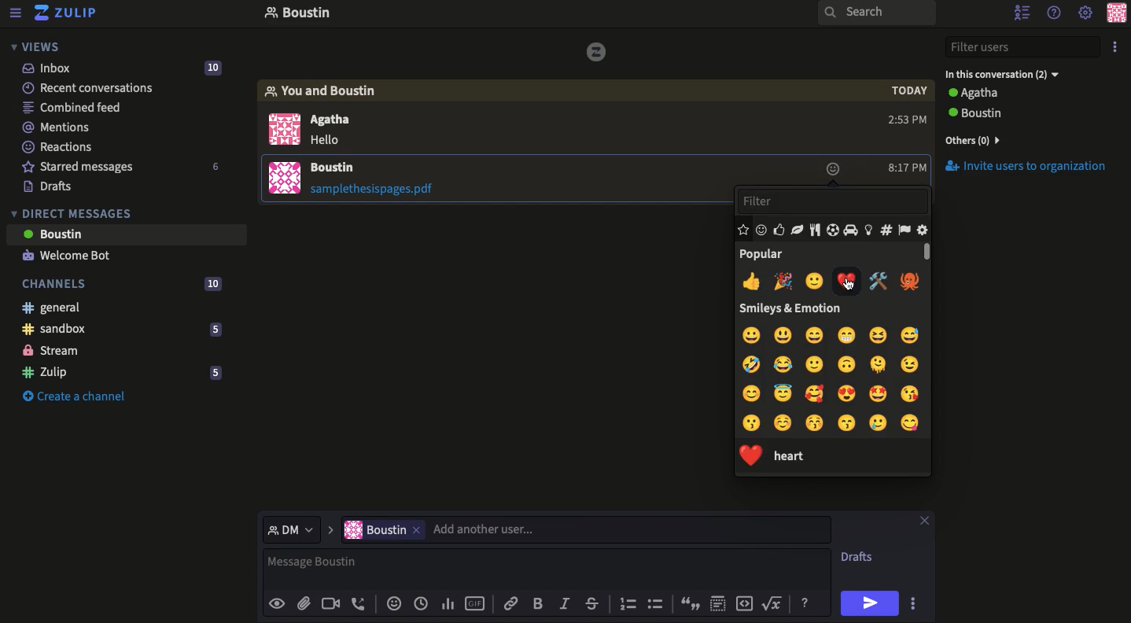  Describe the element at coordinates (879, 282) in the screenshot. I see `repair` at that location.